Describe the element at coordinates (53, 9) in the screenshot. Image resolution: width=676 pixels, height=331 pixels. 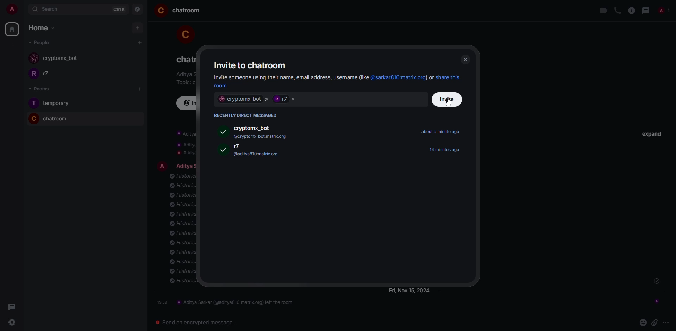
I see `search` at that location.